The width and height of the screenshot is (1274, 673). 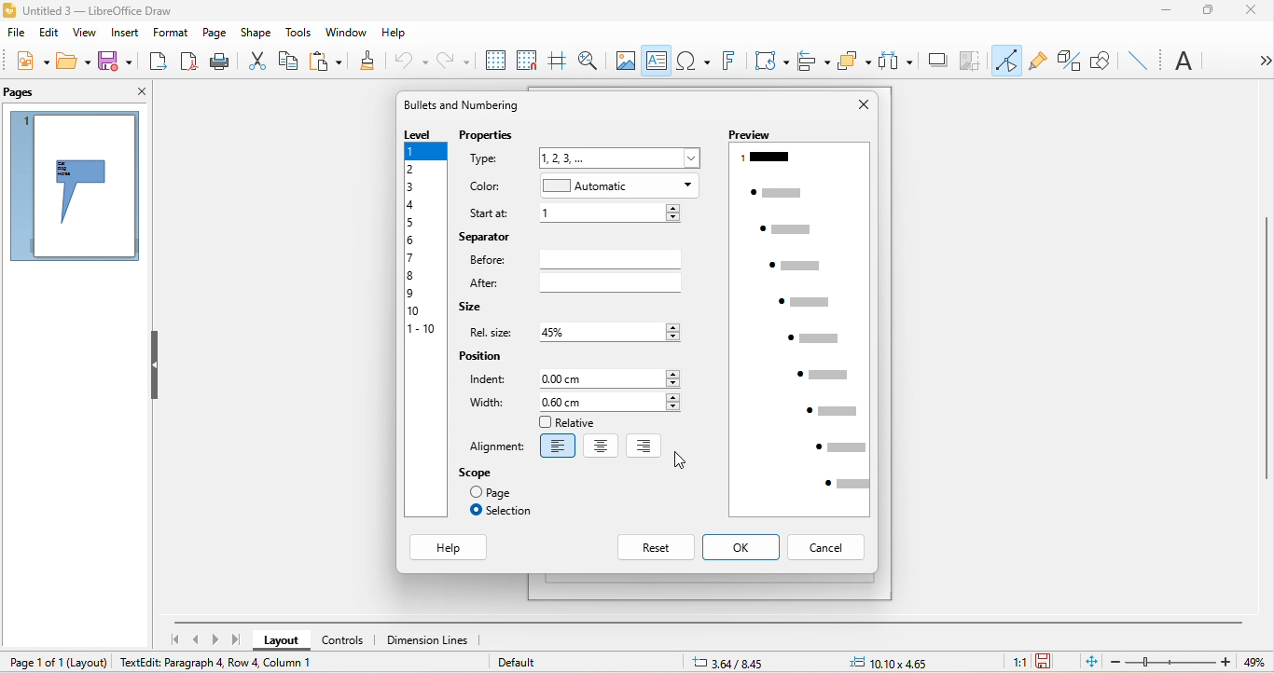 I want to click on 0.60 cm, so click(x=612, y=403).